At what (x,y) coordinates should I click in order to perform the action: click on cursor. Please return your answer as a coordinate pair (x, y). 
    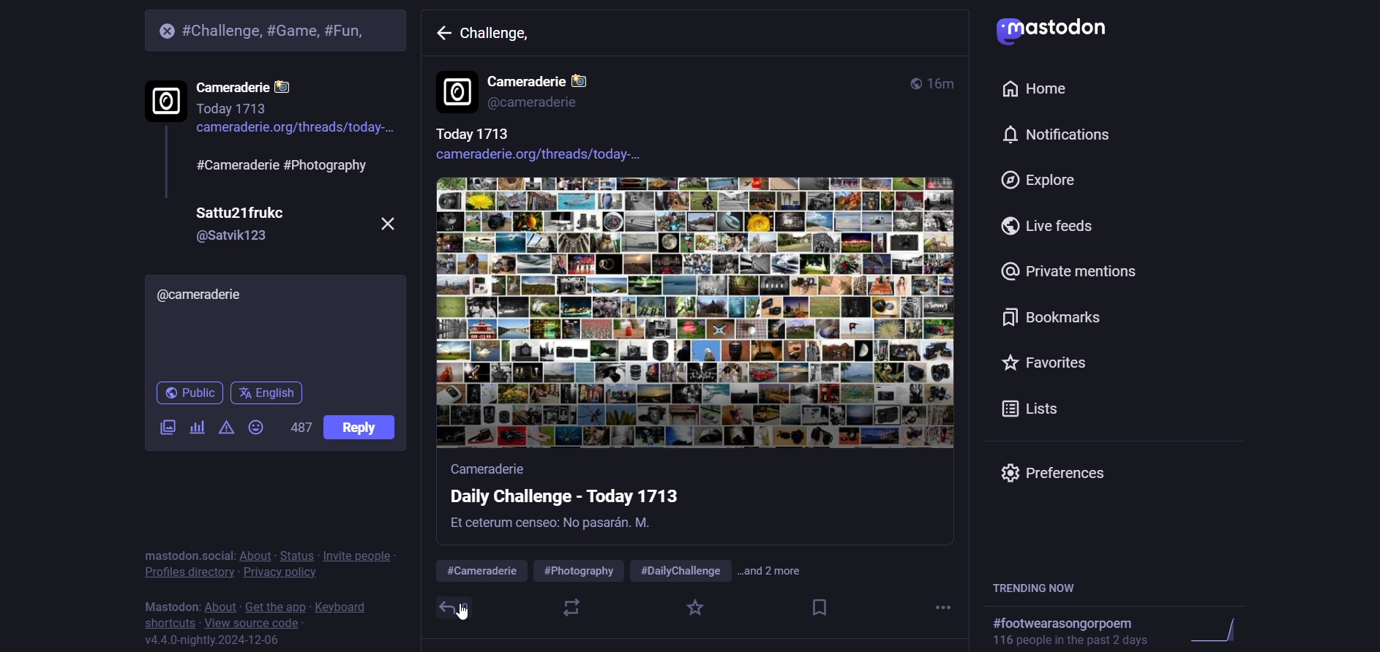
    Looking at the image, I should click on (460, 612).